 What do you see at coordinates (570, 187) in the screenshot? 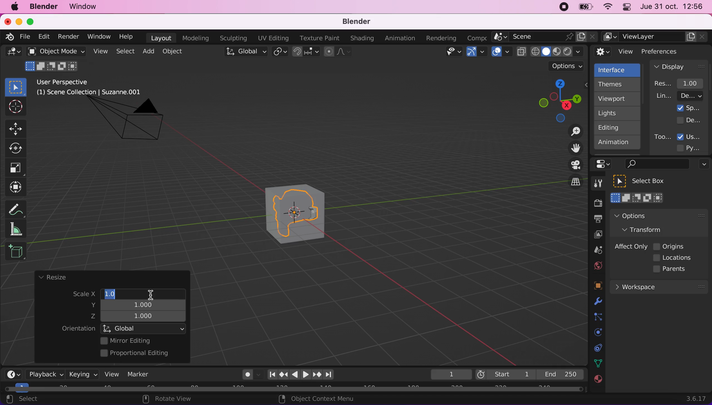
I see `switch the current view` at bounding box center [570, 187].